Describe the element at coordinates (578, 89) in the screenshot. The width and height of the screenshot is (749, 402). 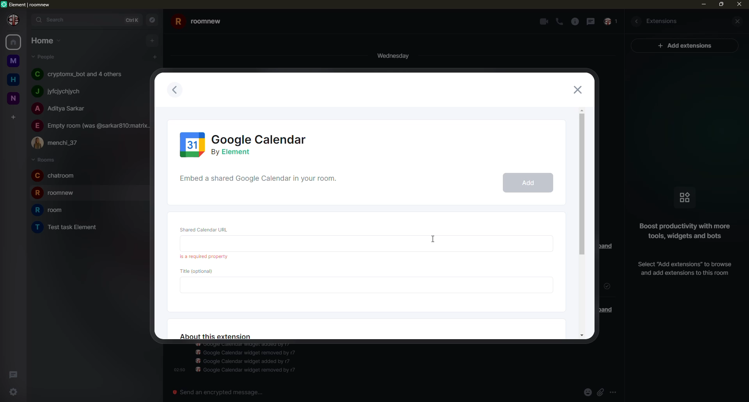
I see `close` at that location.